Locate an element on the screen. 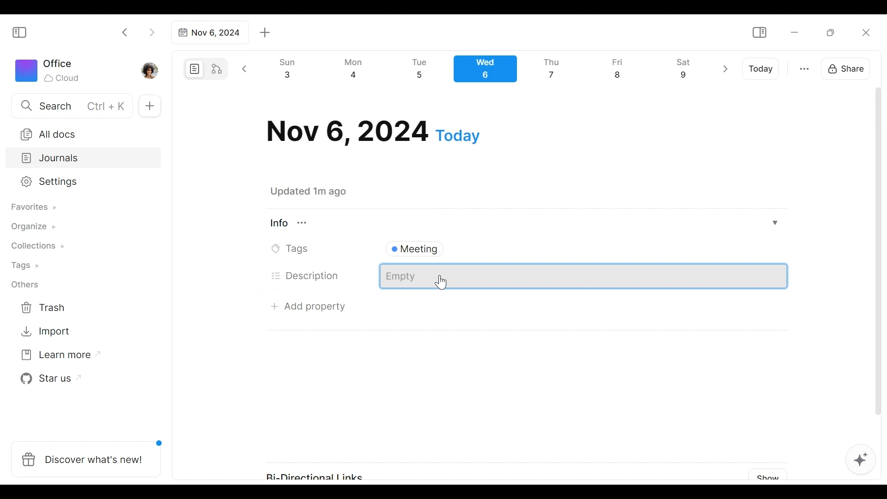 Image resolution: width=887 pixels, height=499 pixels. Others is located at coordinates (25, 285).